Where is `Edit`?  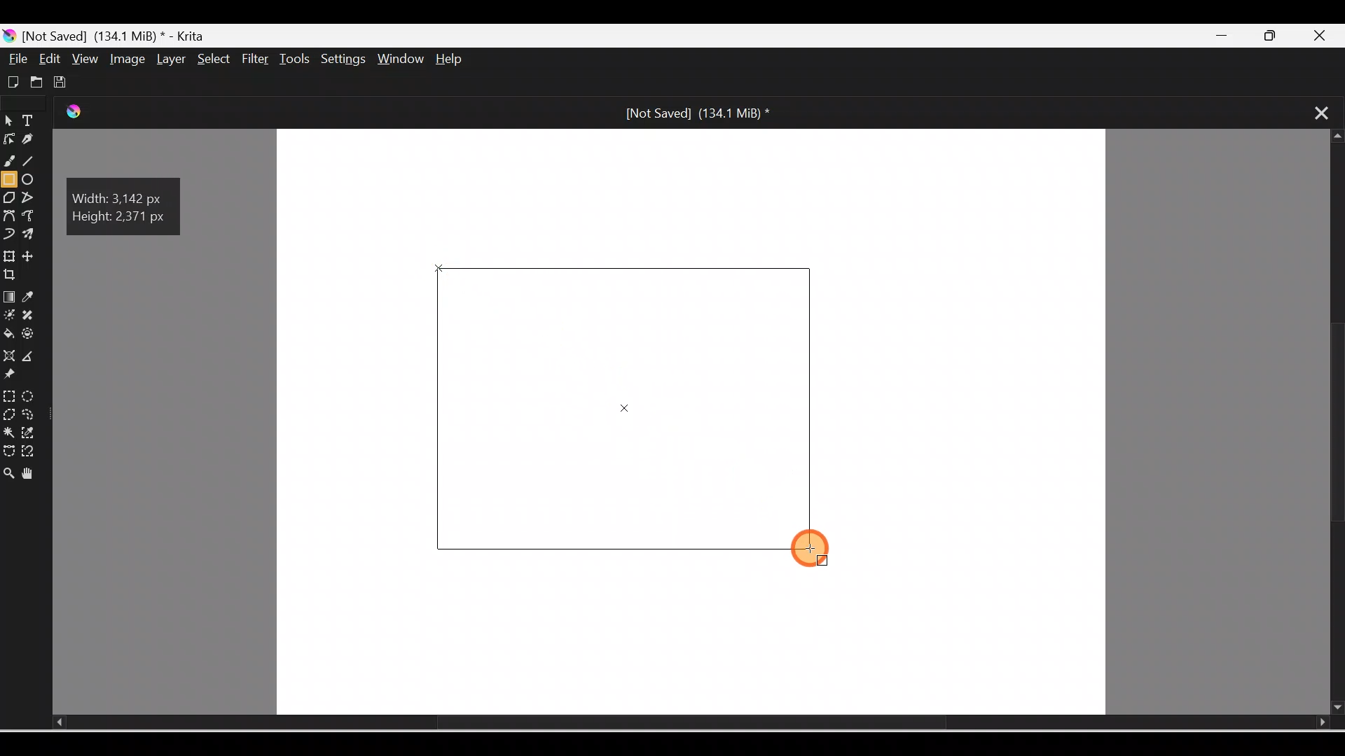
Edit is located at coordinates (51, 59).